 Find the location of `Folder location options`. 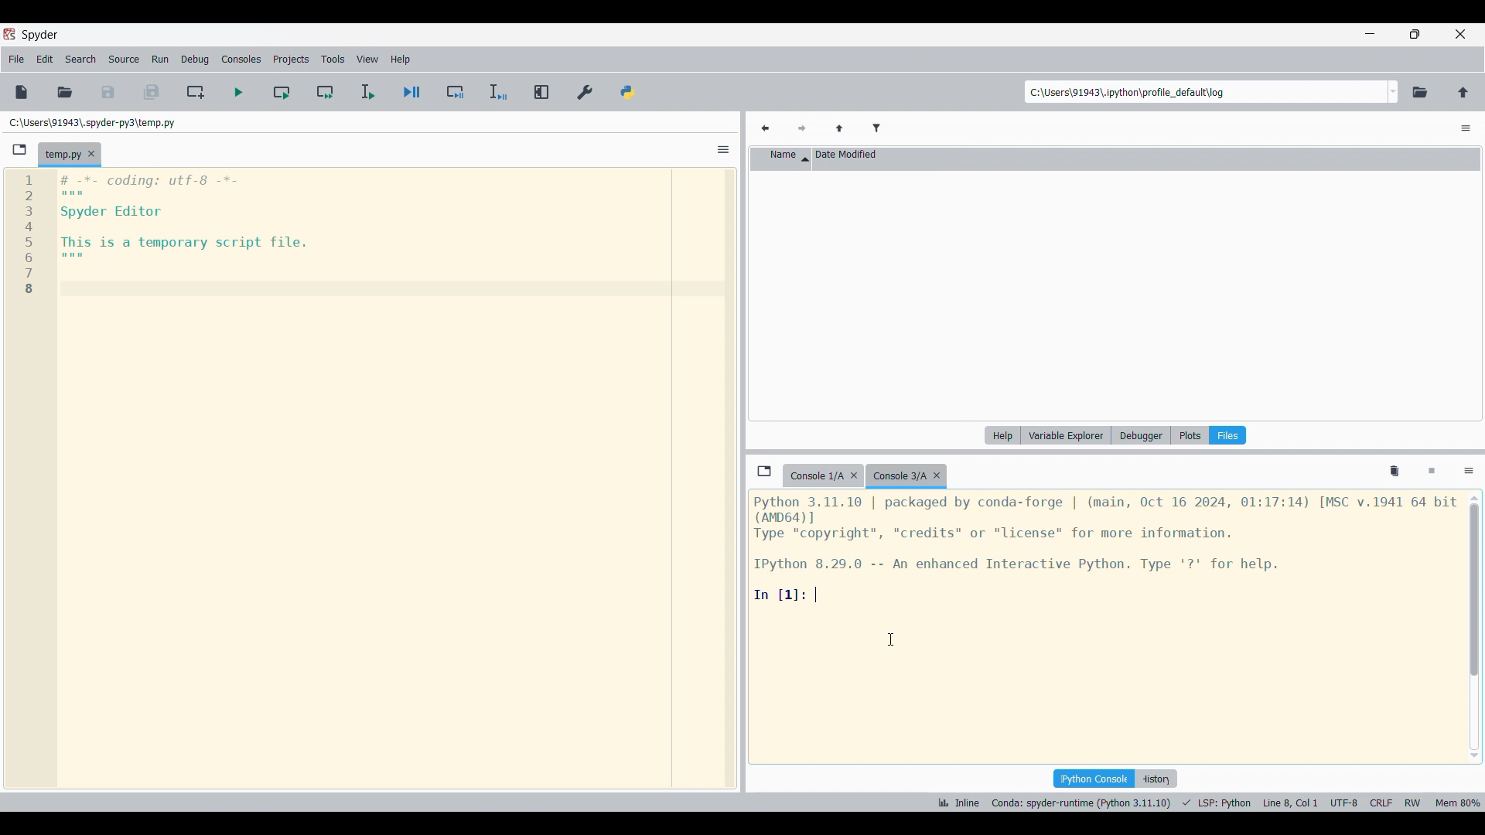

Folder location options is located at coordinates (1393, 92).